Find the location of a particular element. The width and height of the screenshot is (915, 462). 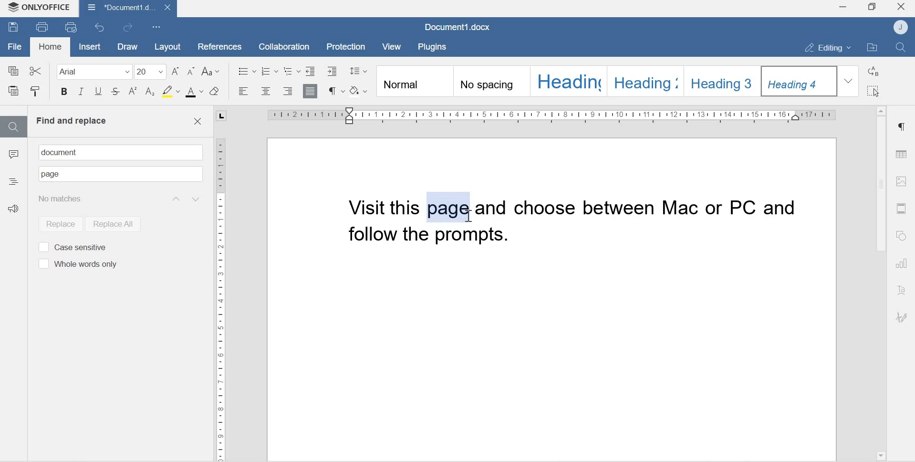

Find is located at coordinates (13, 126).